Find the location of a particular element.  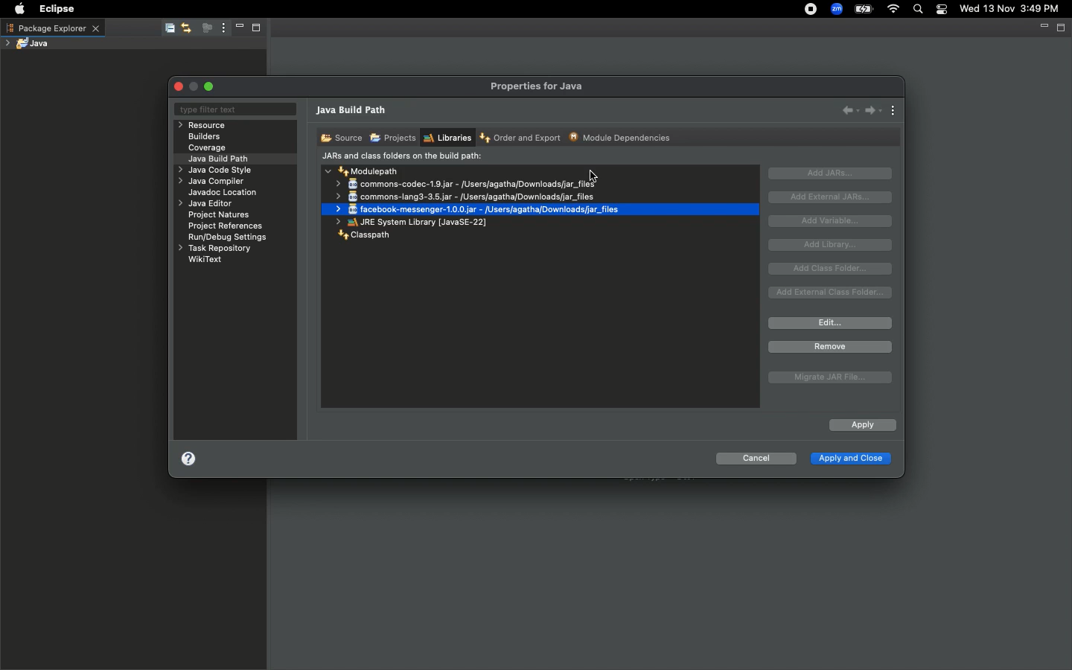

Maximize is located at coordinates (211, 86).